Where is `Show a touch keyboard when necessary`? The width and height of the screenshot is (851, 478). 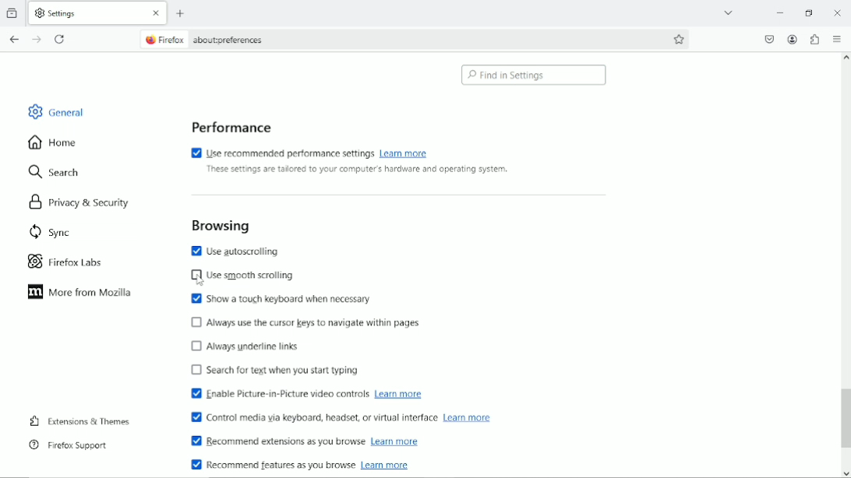
Show a touch keyboard when necessary is located at coordinates (280, 299).